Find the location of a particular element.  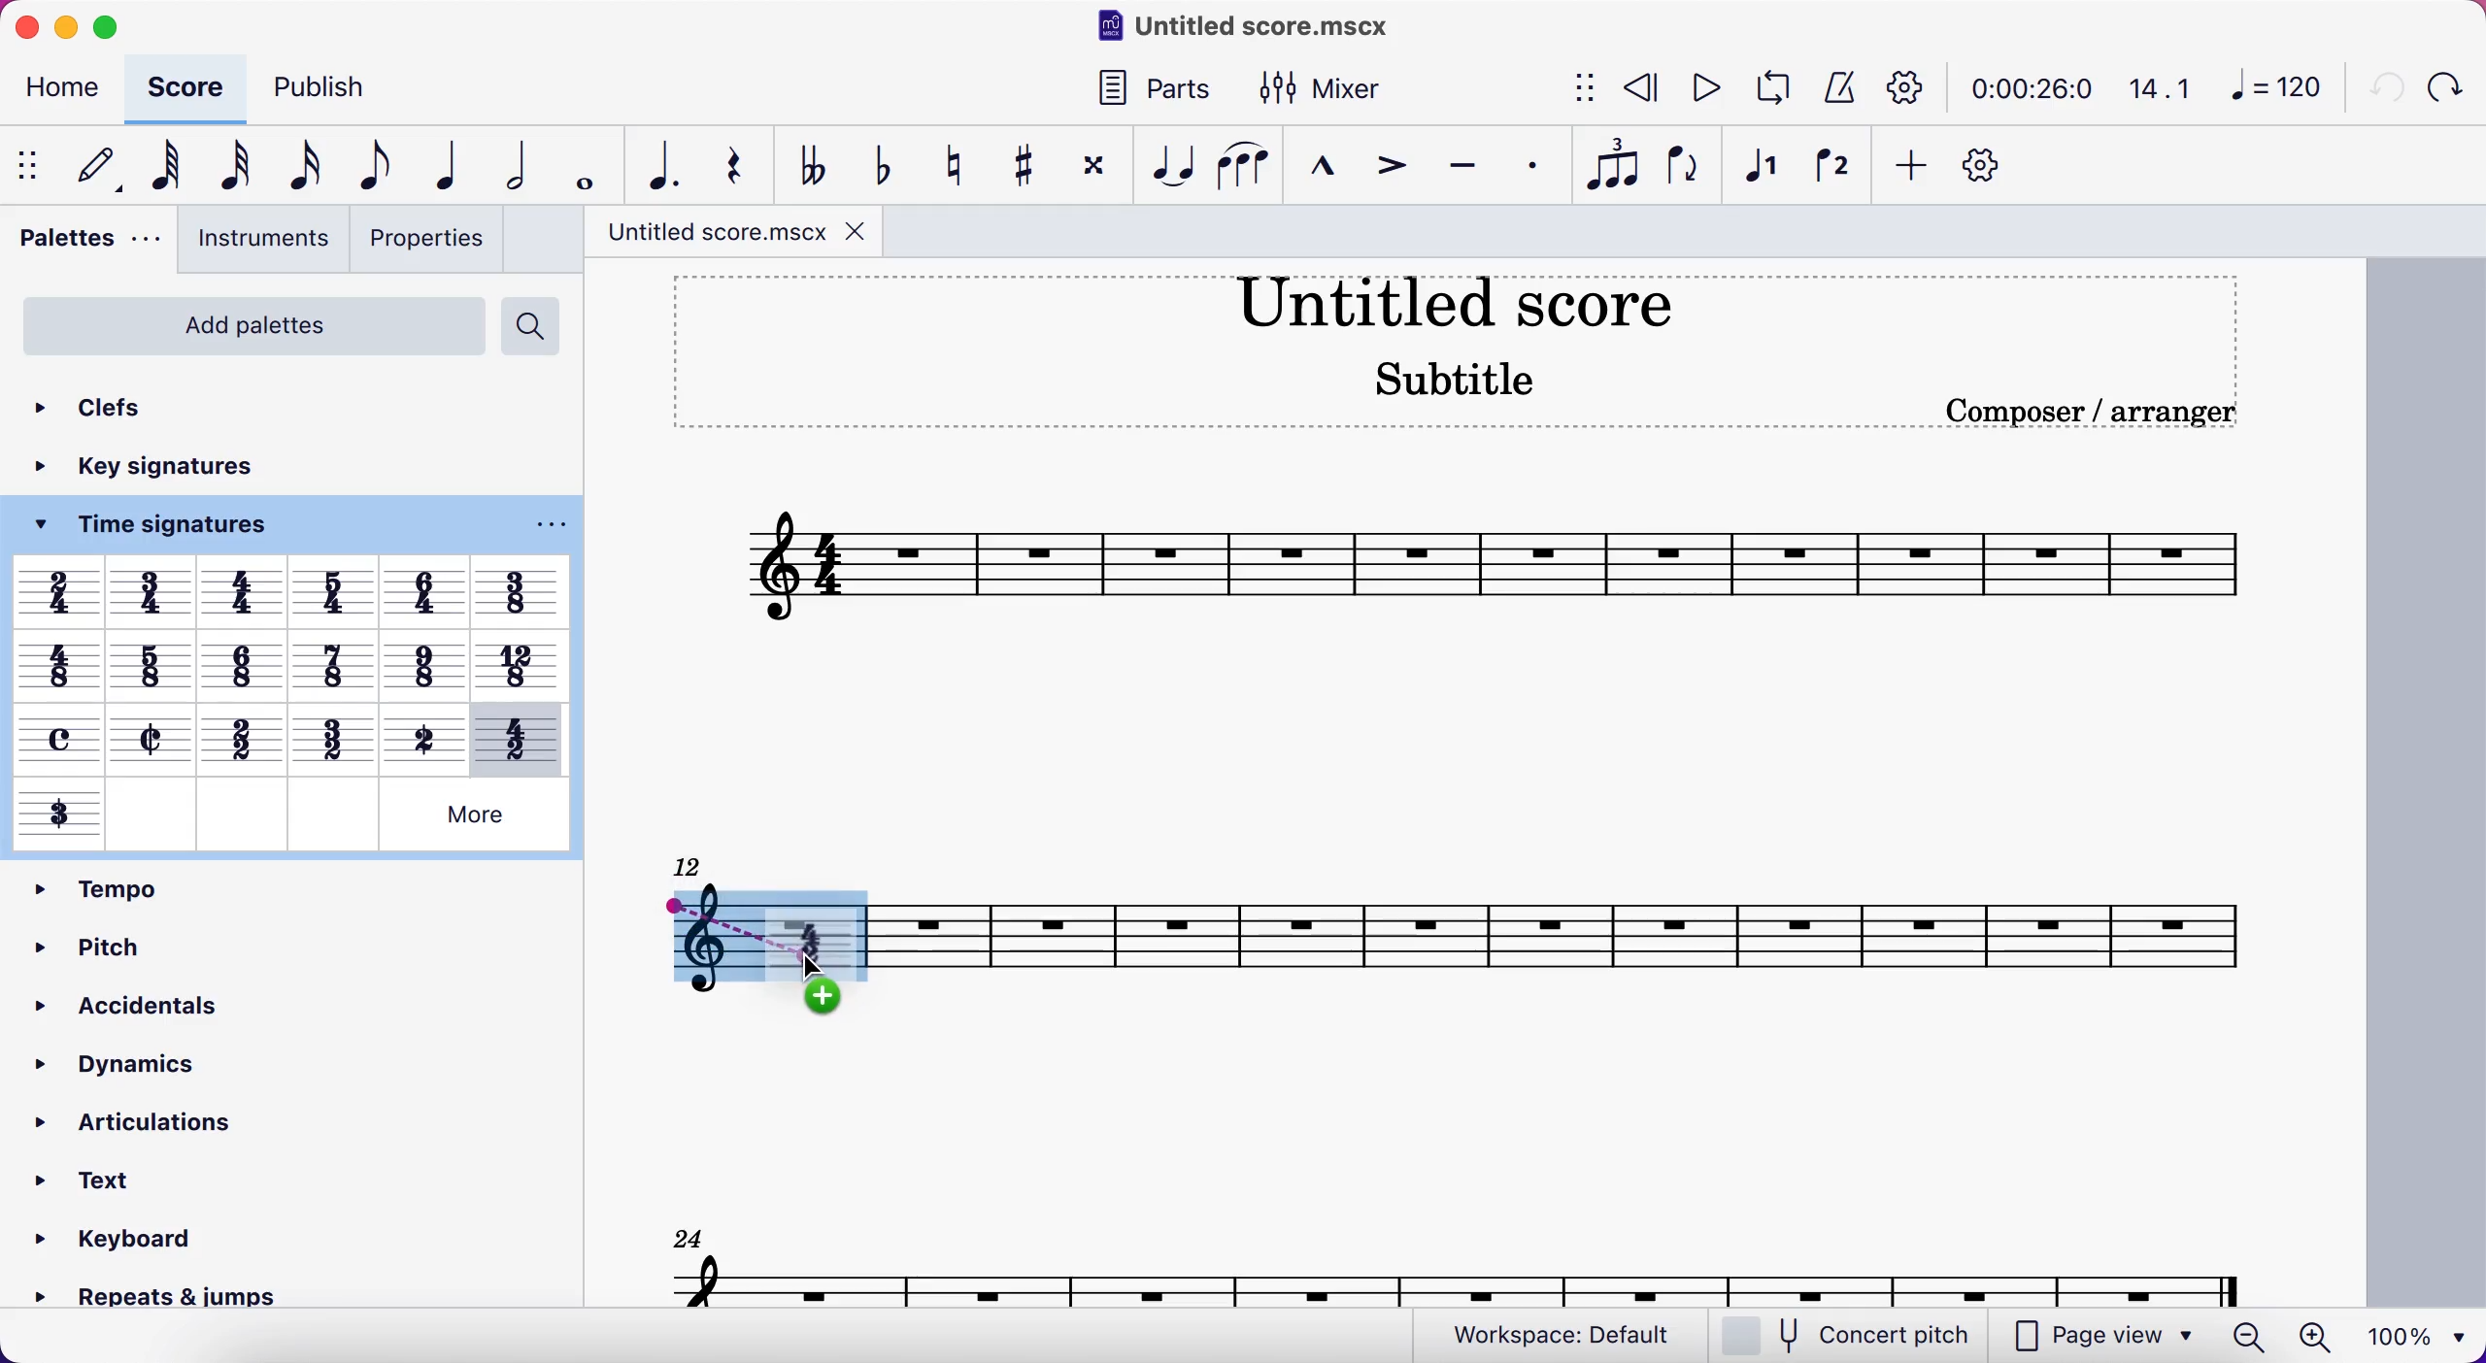

» Keyboard is located at coordinates (114, 1239).